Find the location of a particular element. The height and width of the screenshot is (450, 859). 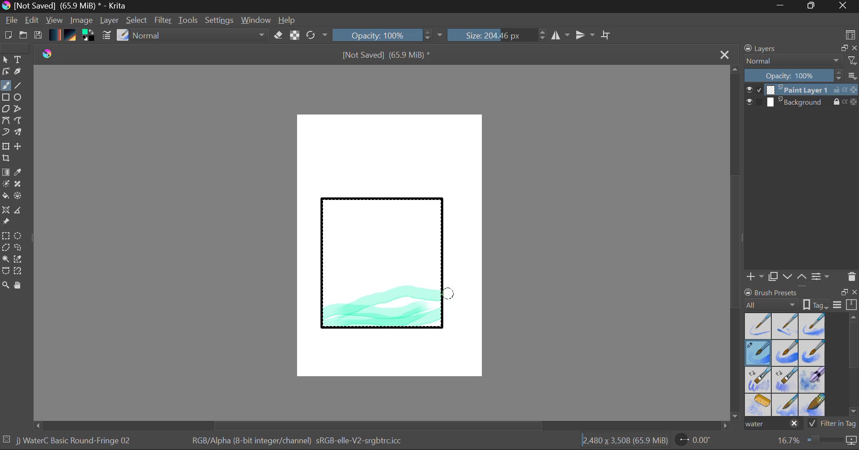

Transform Layer is located at coordinates (5, 145).